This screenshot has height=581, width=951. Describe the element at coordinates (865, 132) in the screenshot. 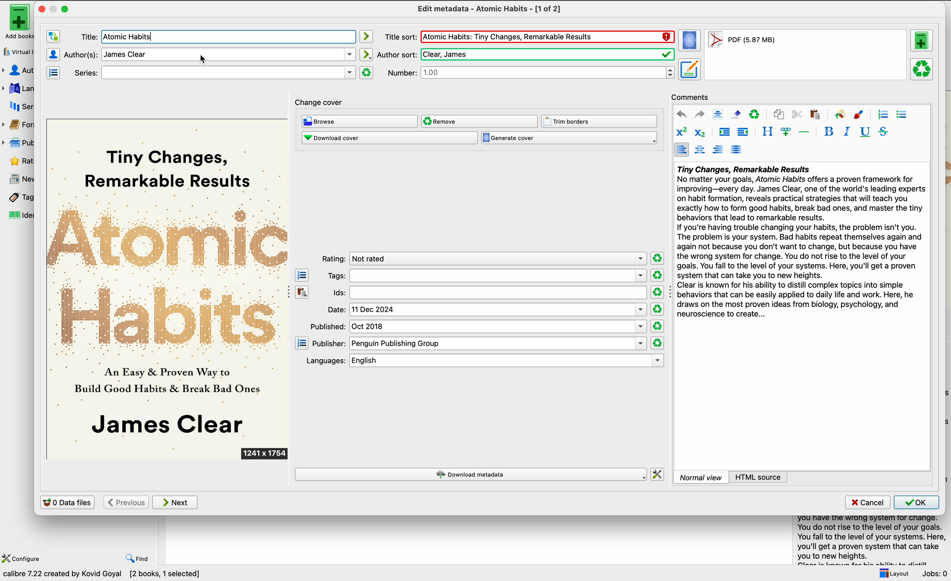

I see `underline` at that location.